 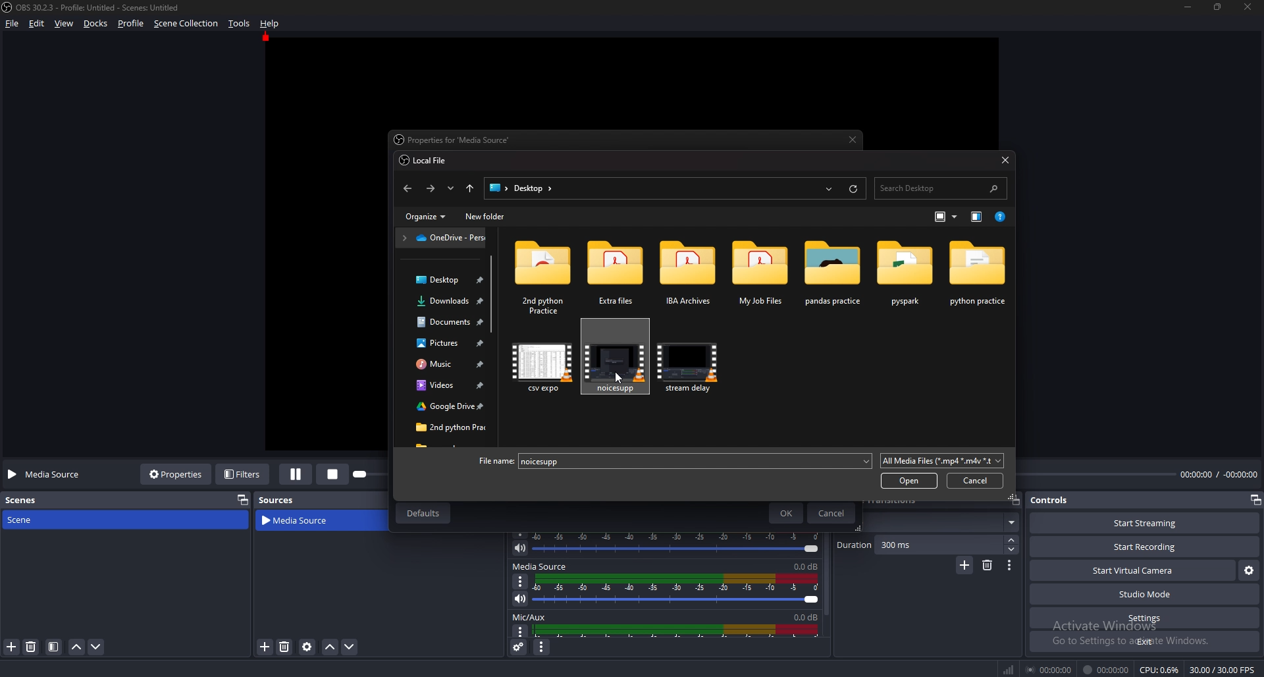 I want to click on help, so click(x=1003, y=216).